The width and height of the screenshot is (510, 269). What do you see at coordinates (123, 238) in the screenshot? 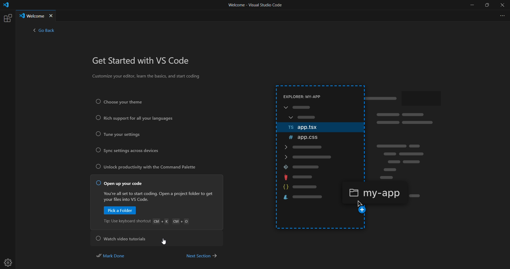
I see `watch video tutorial` at bounding box center [123, 238].